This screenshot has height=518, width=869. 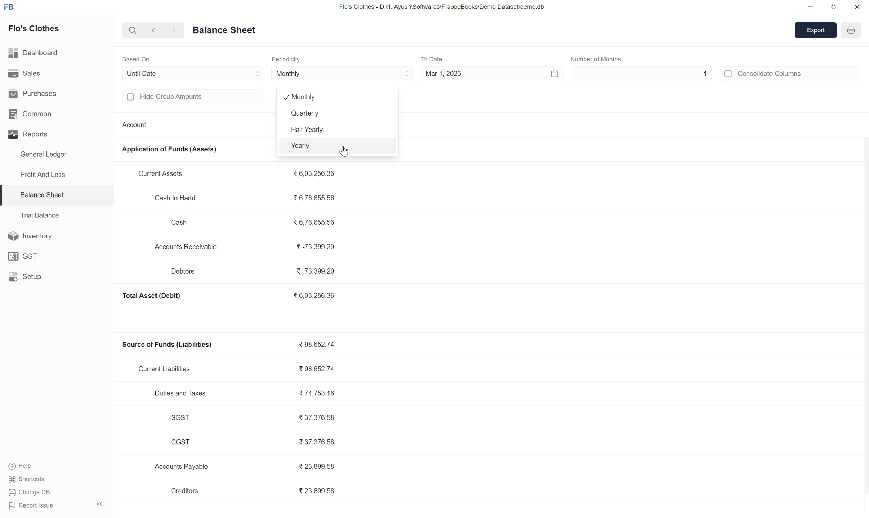 I want to click on Duties and Taxes, so click(x=189, y=394).